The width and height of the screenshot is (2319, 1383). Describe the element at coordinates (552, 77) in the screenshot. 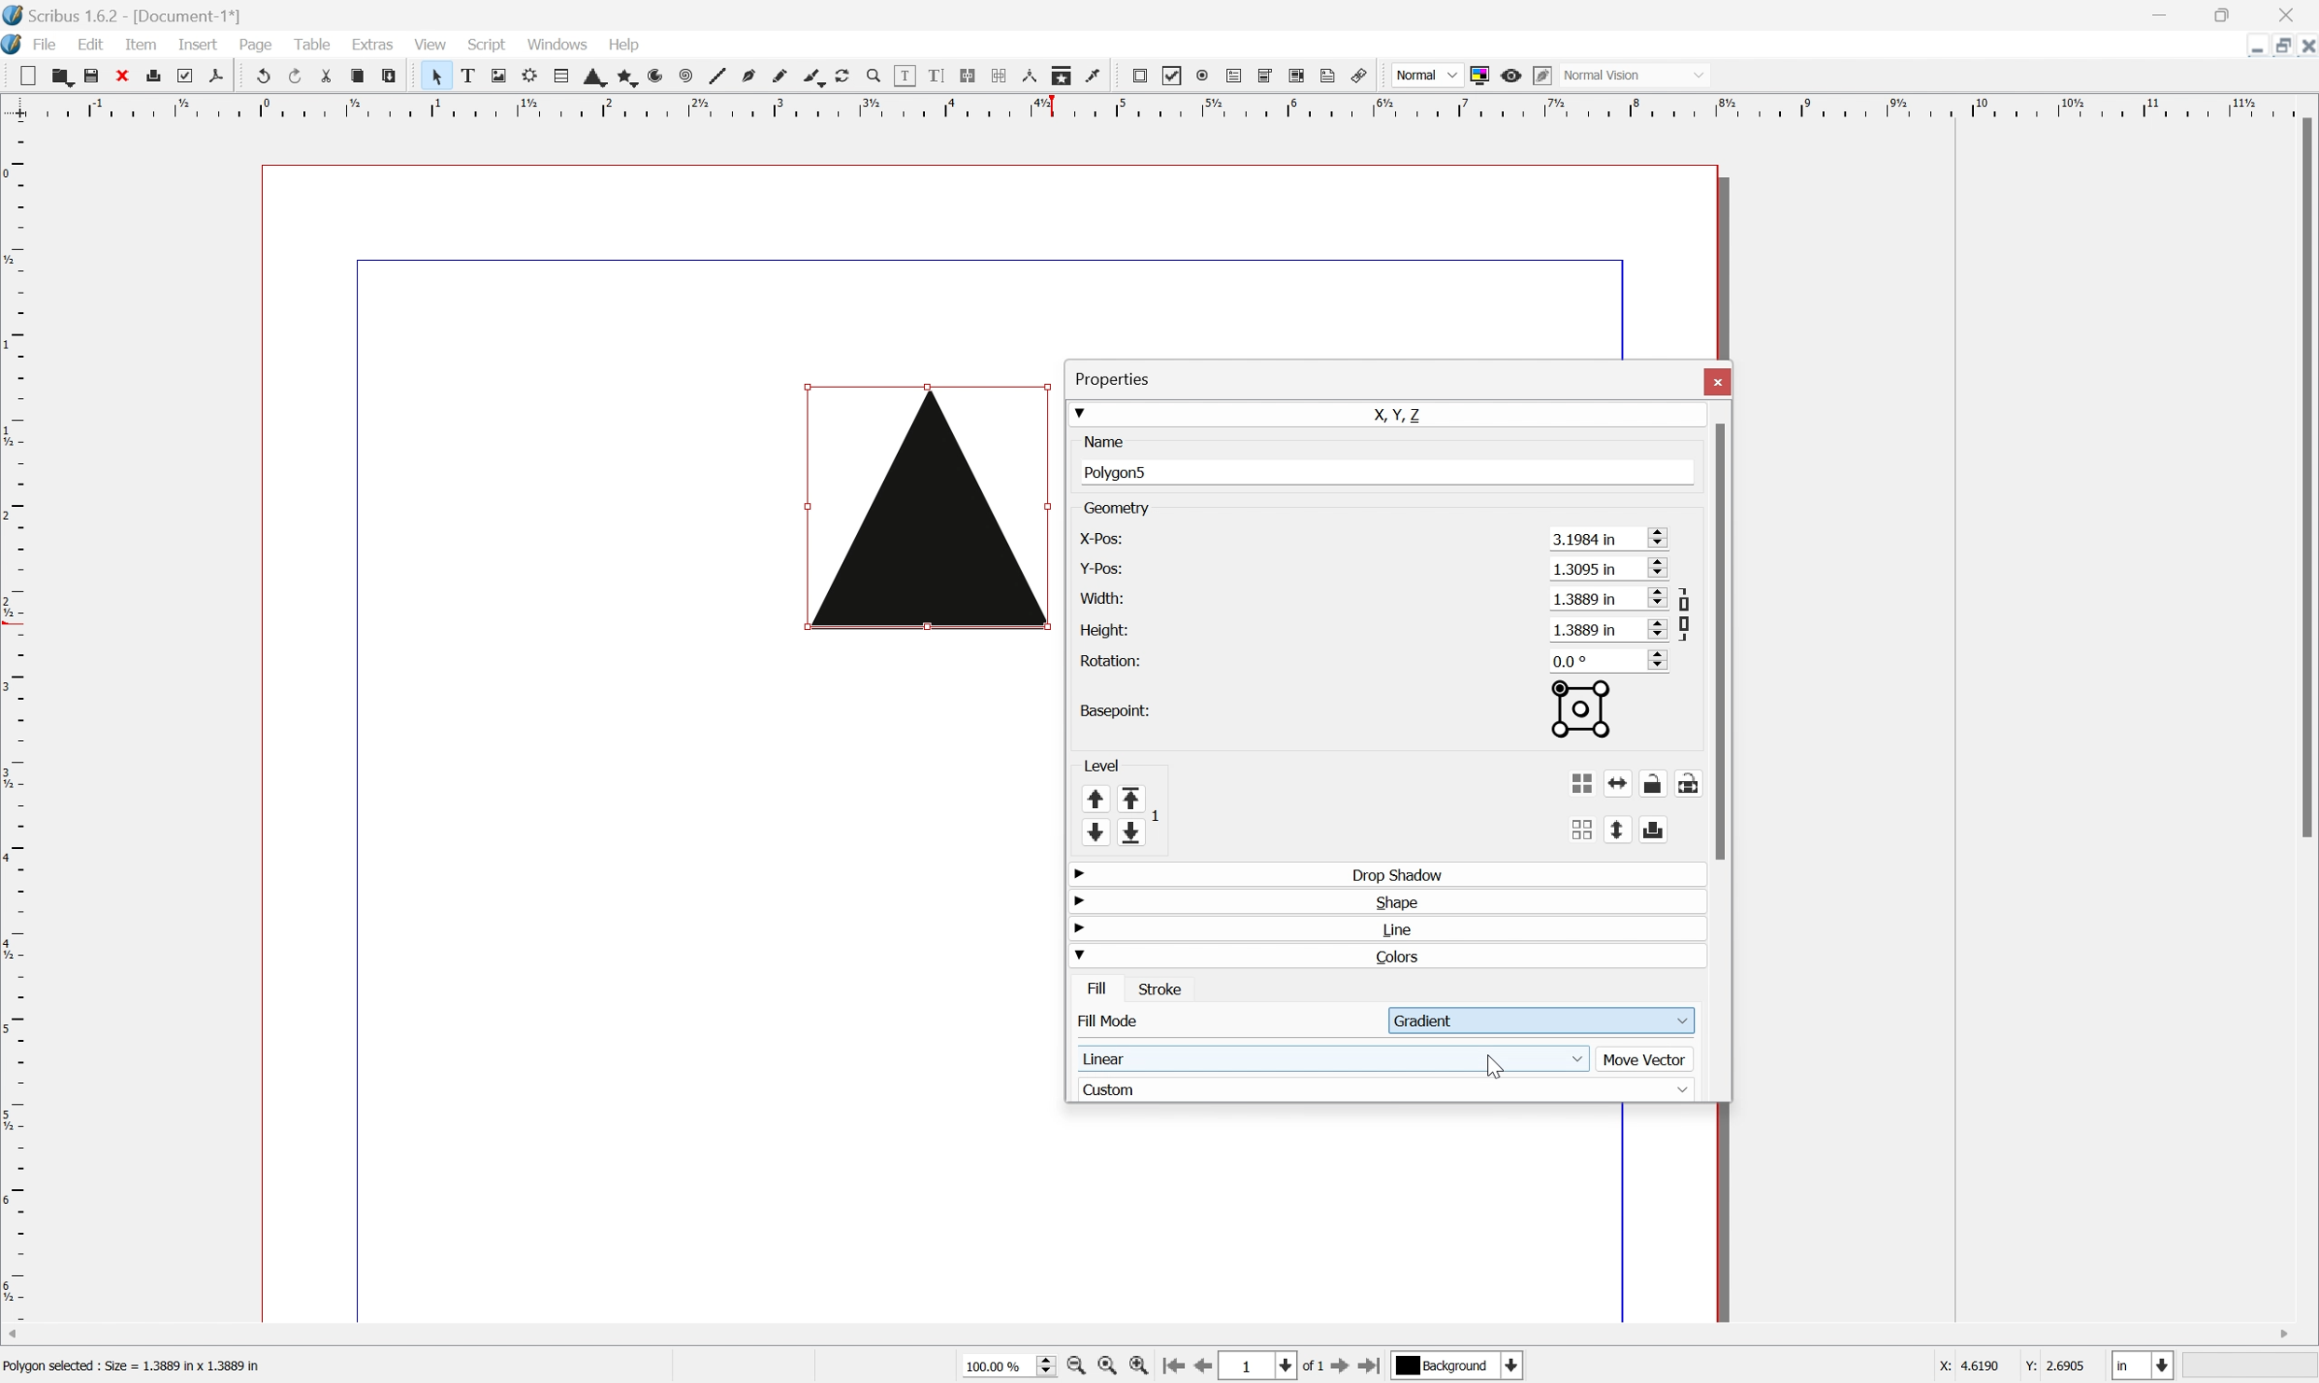

I see `Table` at that location.